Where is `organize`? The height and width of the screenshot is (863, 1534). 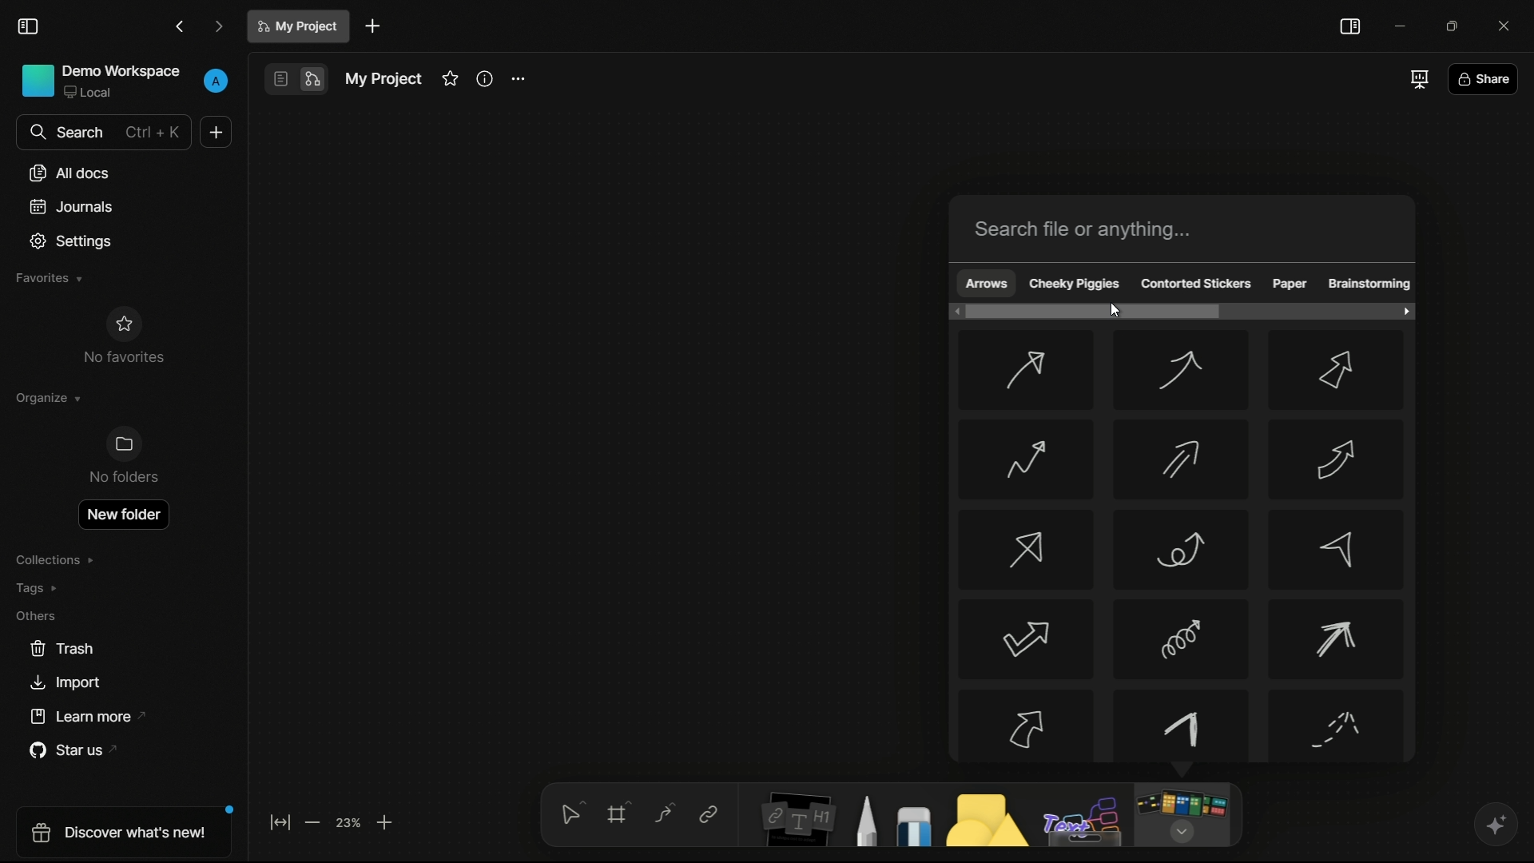 organize is located at coordinates (46, 398).